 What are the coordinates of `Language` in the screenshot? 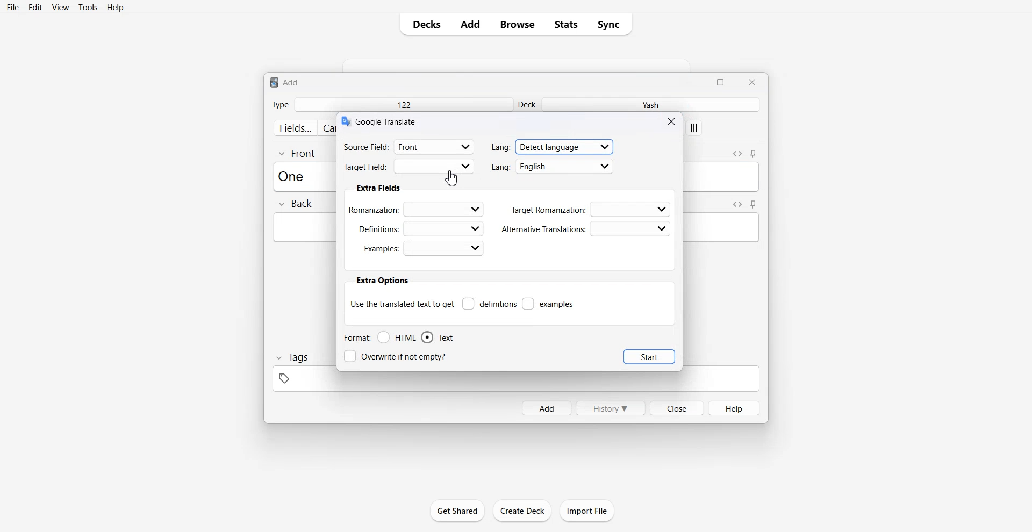 It's located at (553, 146).